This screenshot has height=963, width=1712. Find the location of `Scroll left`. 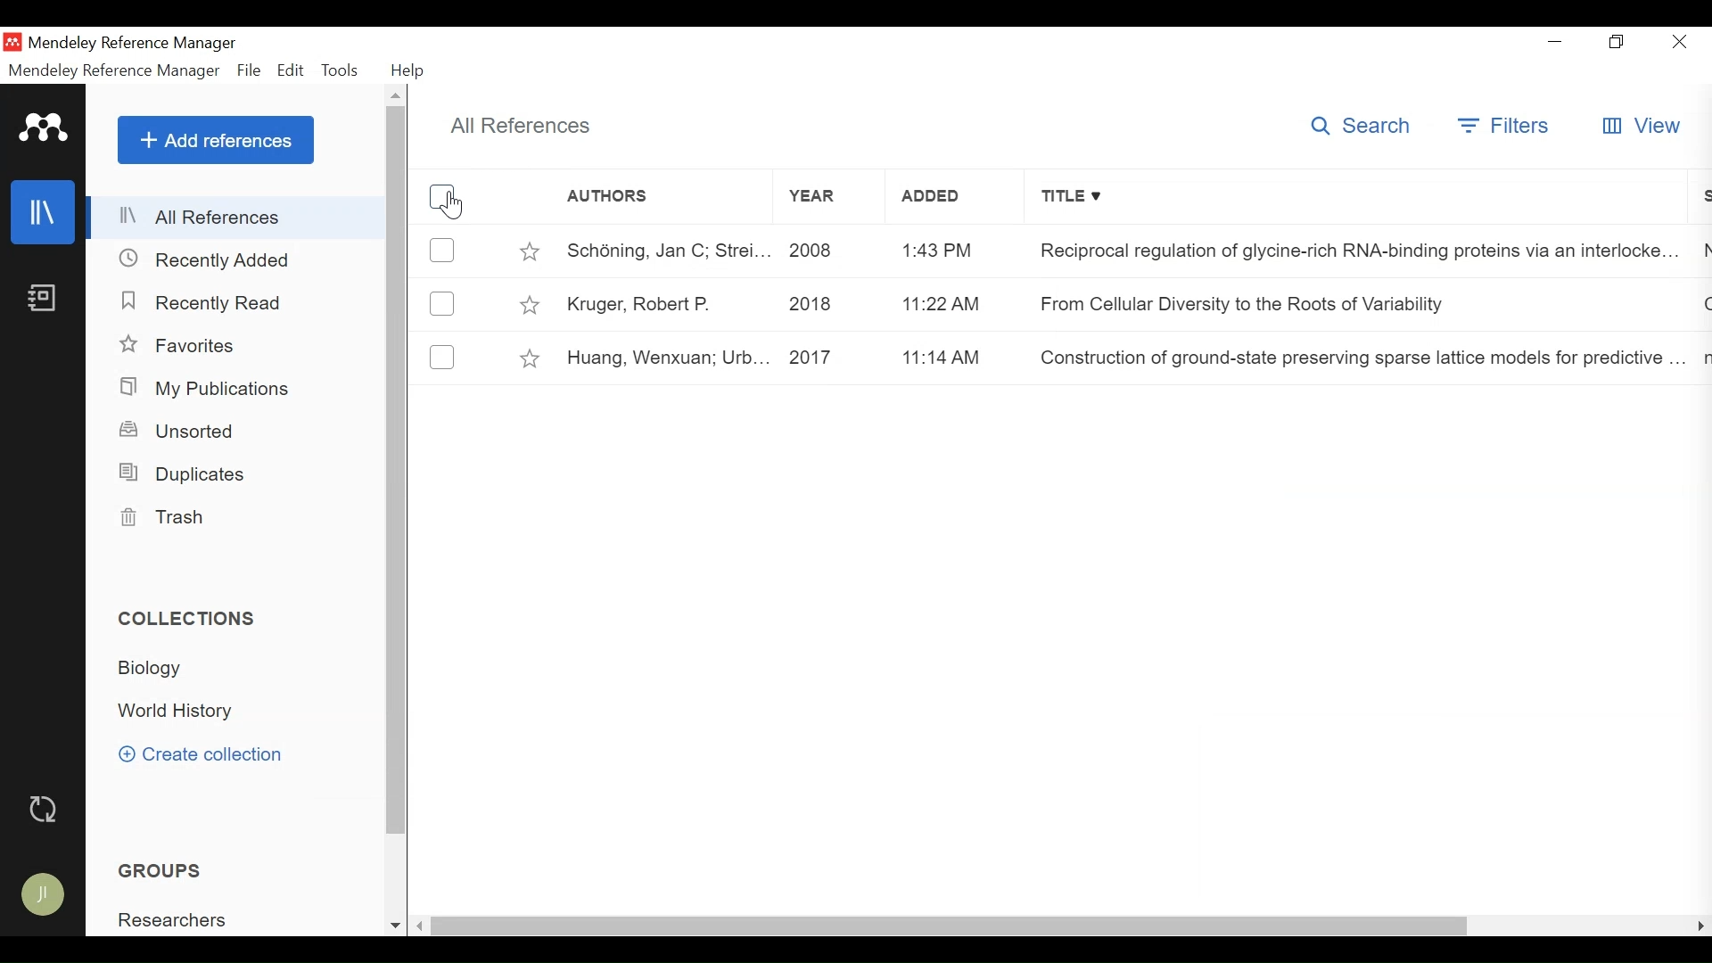

Scroll left is located at coordinates (449, 926).